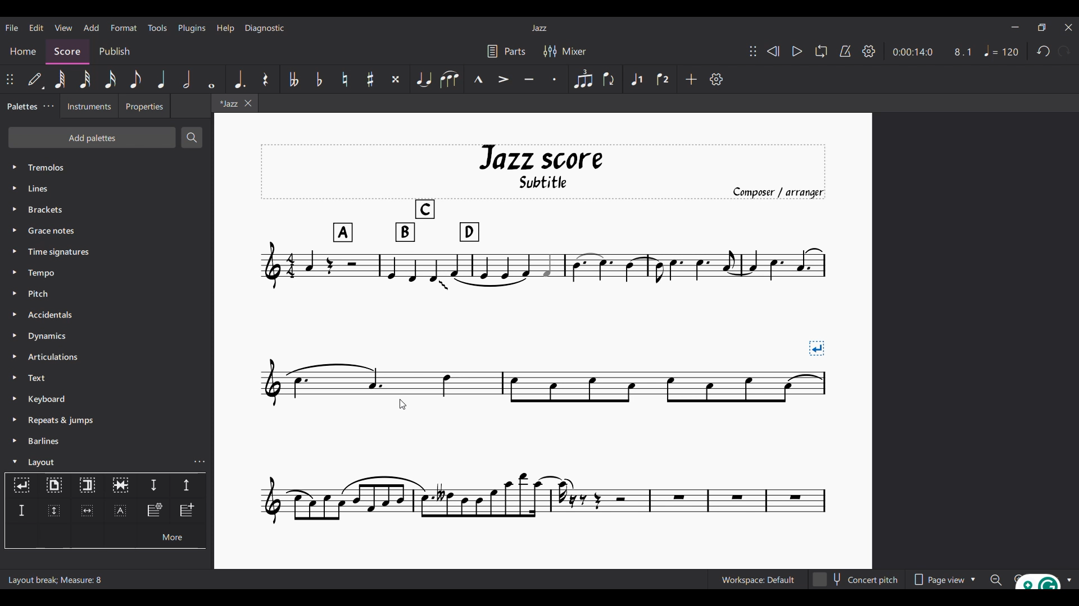 The image size is (1079, 606). What do you see at coordinates (212, 79) in the screenshot?
I see `Whole note` at bounding box center [212, 79].